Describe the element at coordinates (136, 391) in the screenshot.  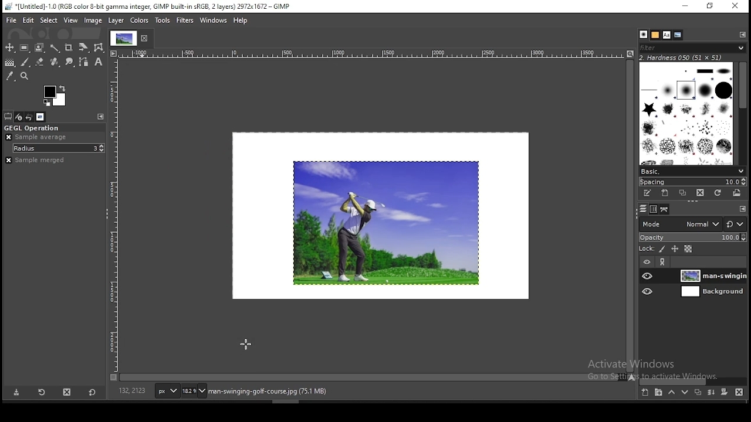
I see `132, 2123` at that location.